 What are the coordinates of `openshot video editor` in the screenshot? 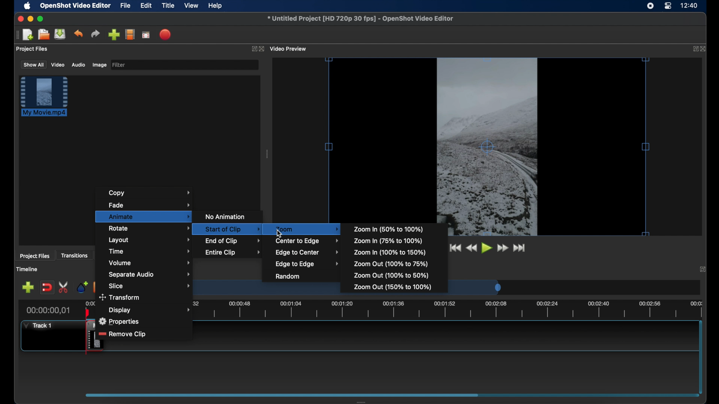 It's located at (76, 6).